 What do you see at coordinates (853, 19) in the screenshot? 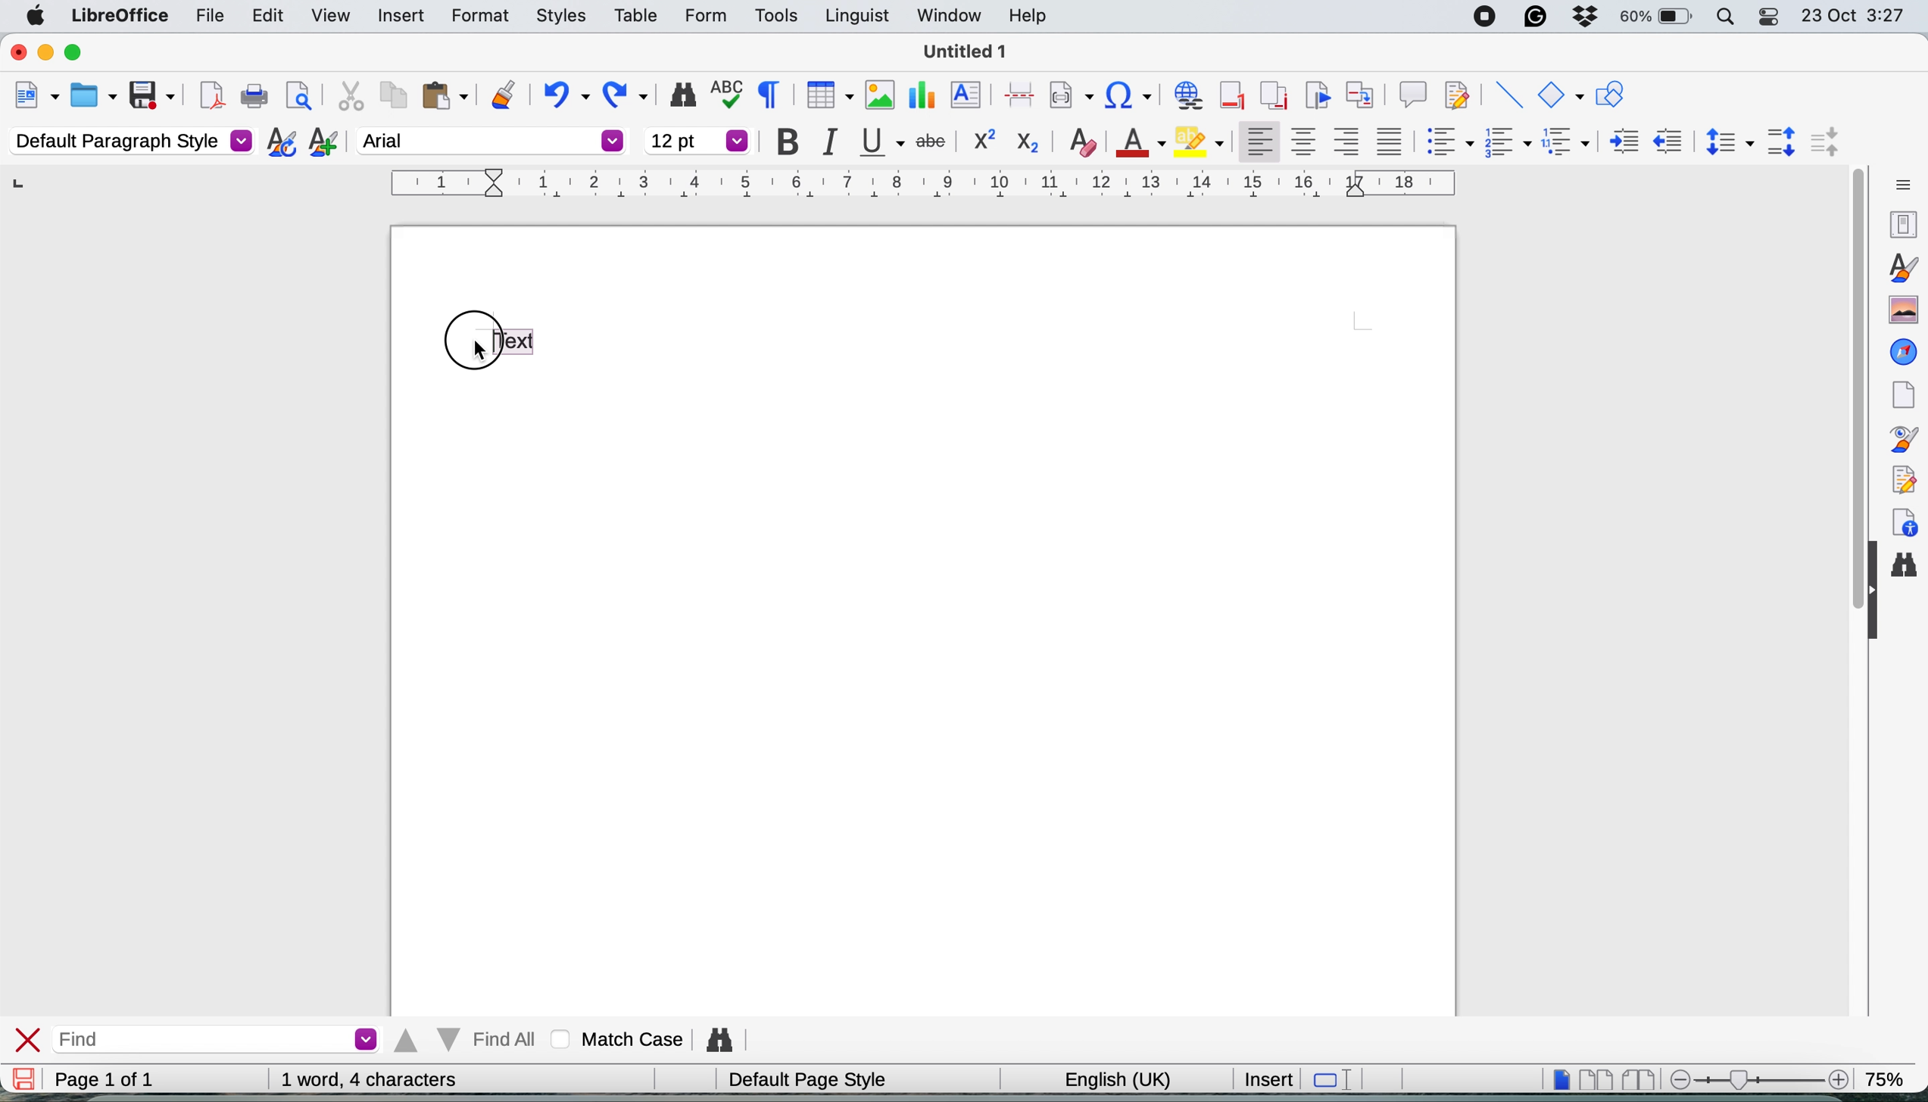
I see `linguist` at bounding box center [853, 19].